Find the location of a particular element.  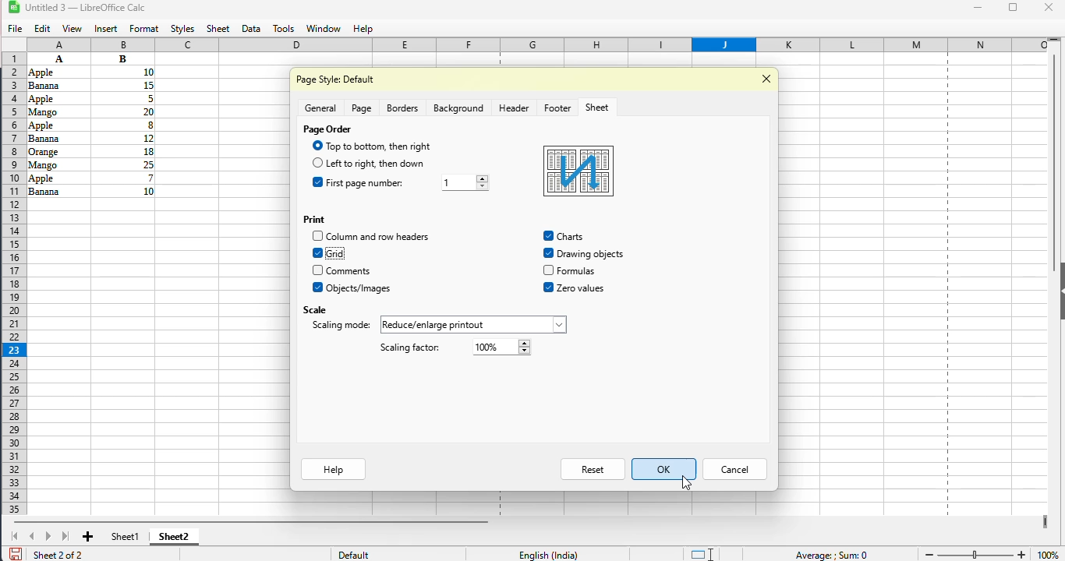

print is located at coordinates (313, 219).